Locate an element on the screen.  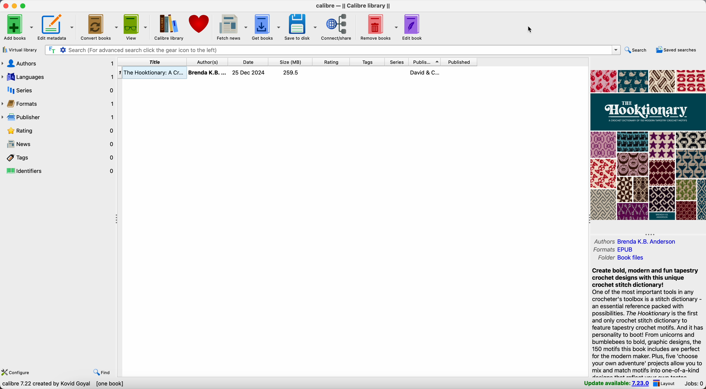
minimize is located at coordinates (16, 6).